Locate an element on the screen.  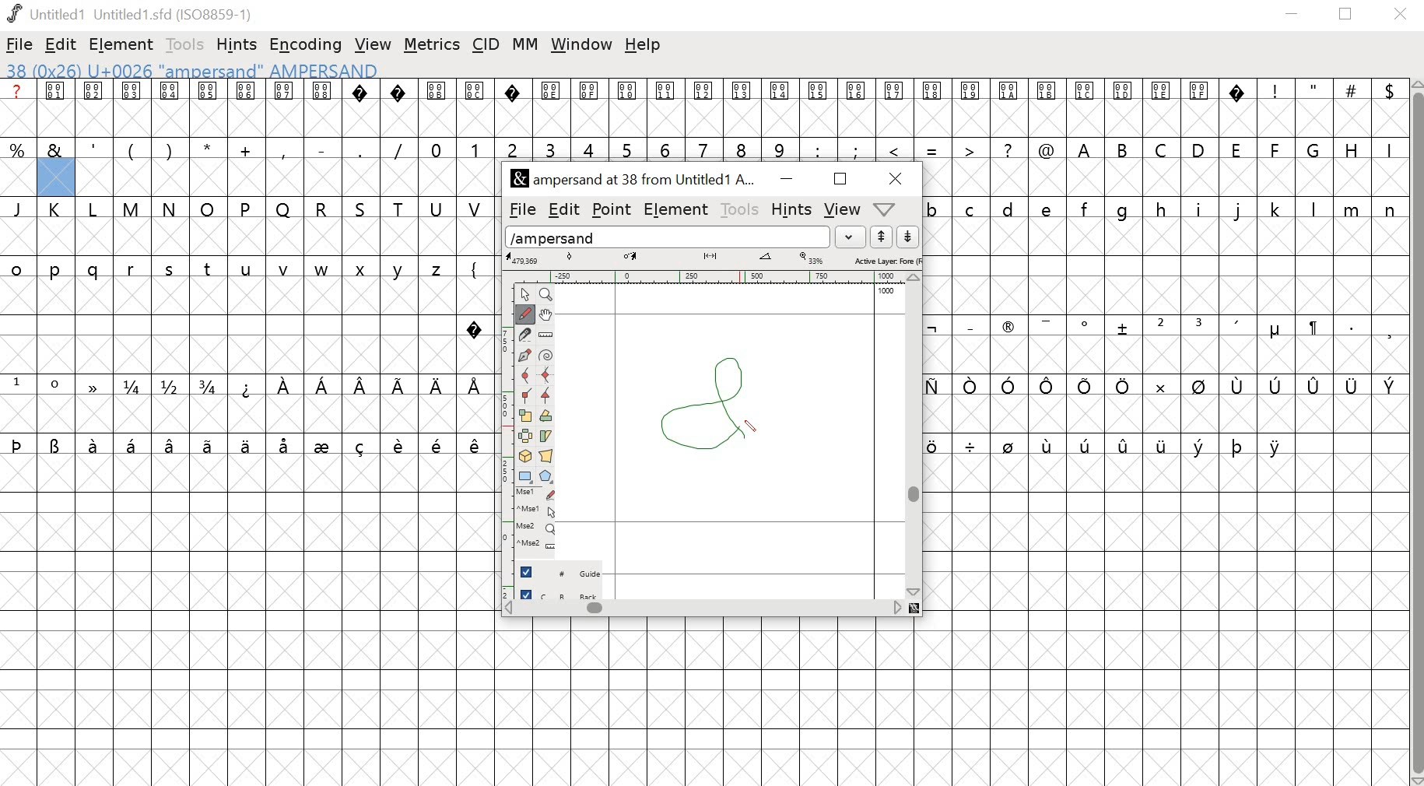
symbol is located at coordinates (322, 384).